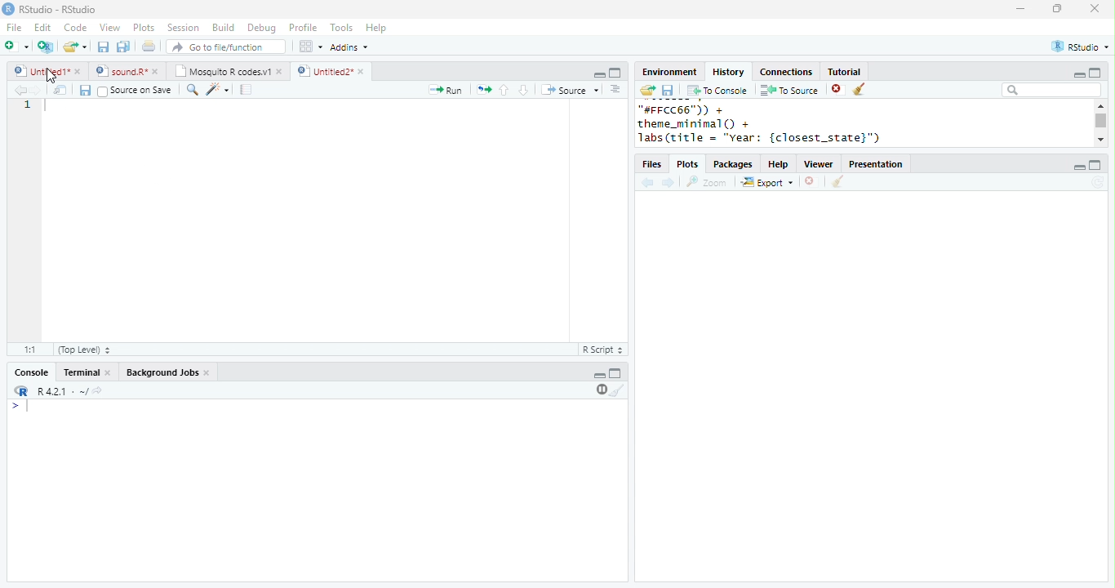 This screenshot has height=588, width=1115. What do you see at coordinates (485, 89) in the screenshot?
I see `rerun` at bounding box center [485, 89].